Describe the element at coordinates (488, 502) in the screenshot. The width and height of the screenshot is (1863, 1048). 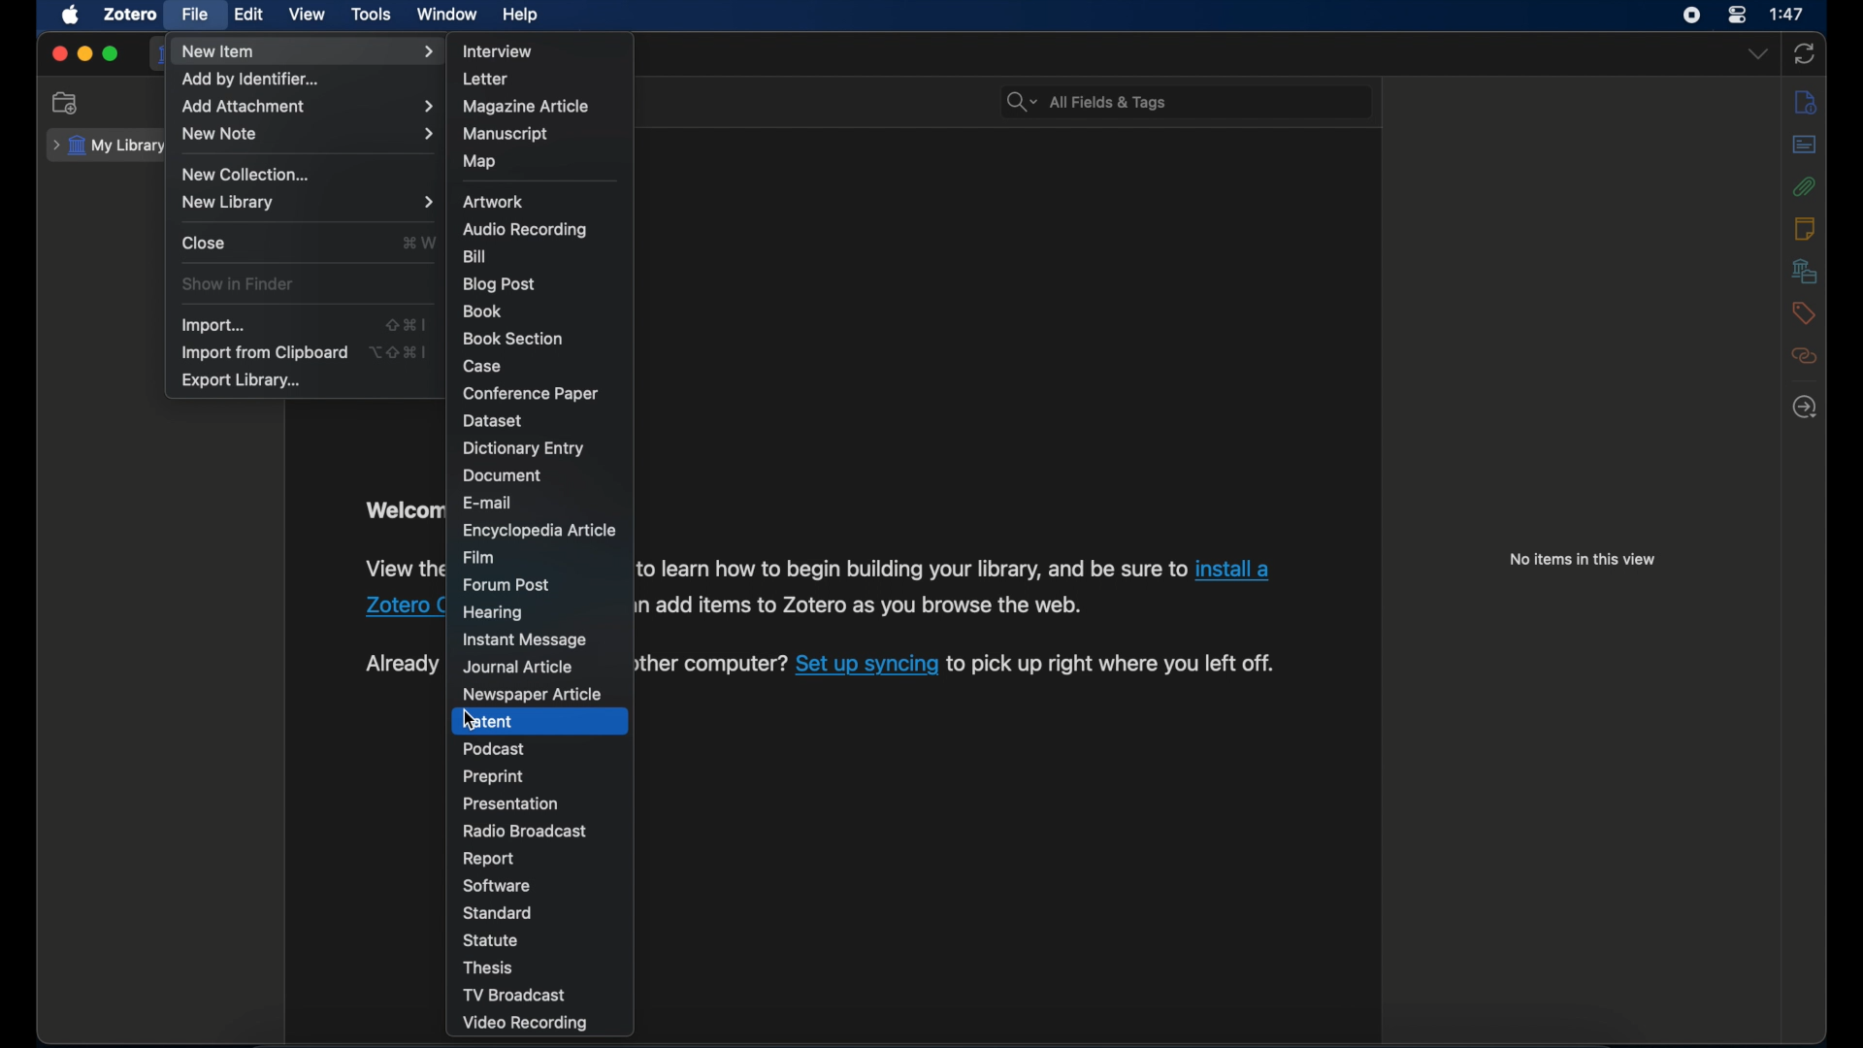
I see `e-mail` at that location.